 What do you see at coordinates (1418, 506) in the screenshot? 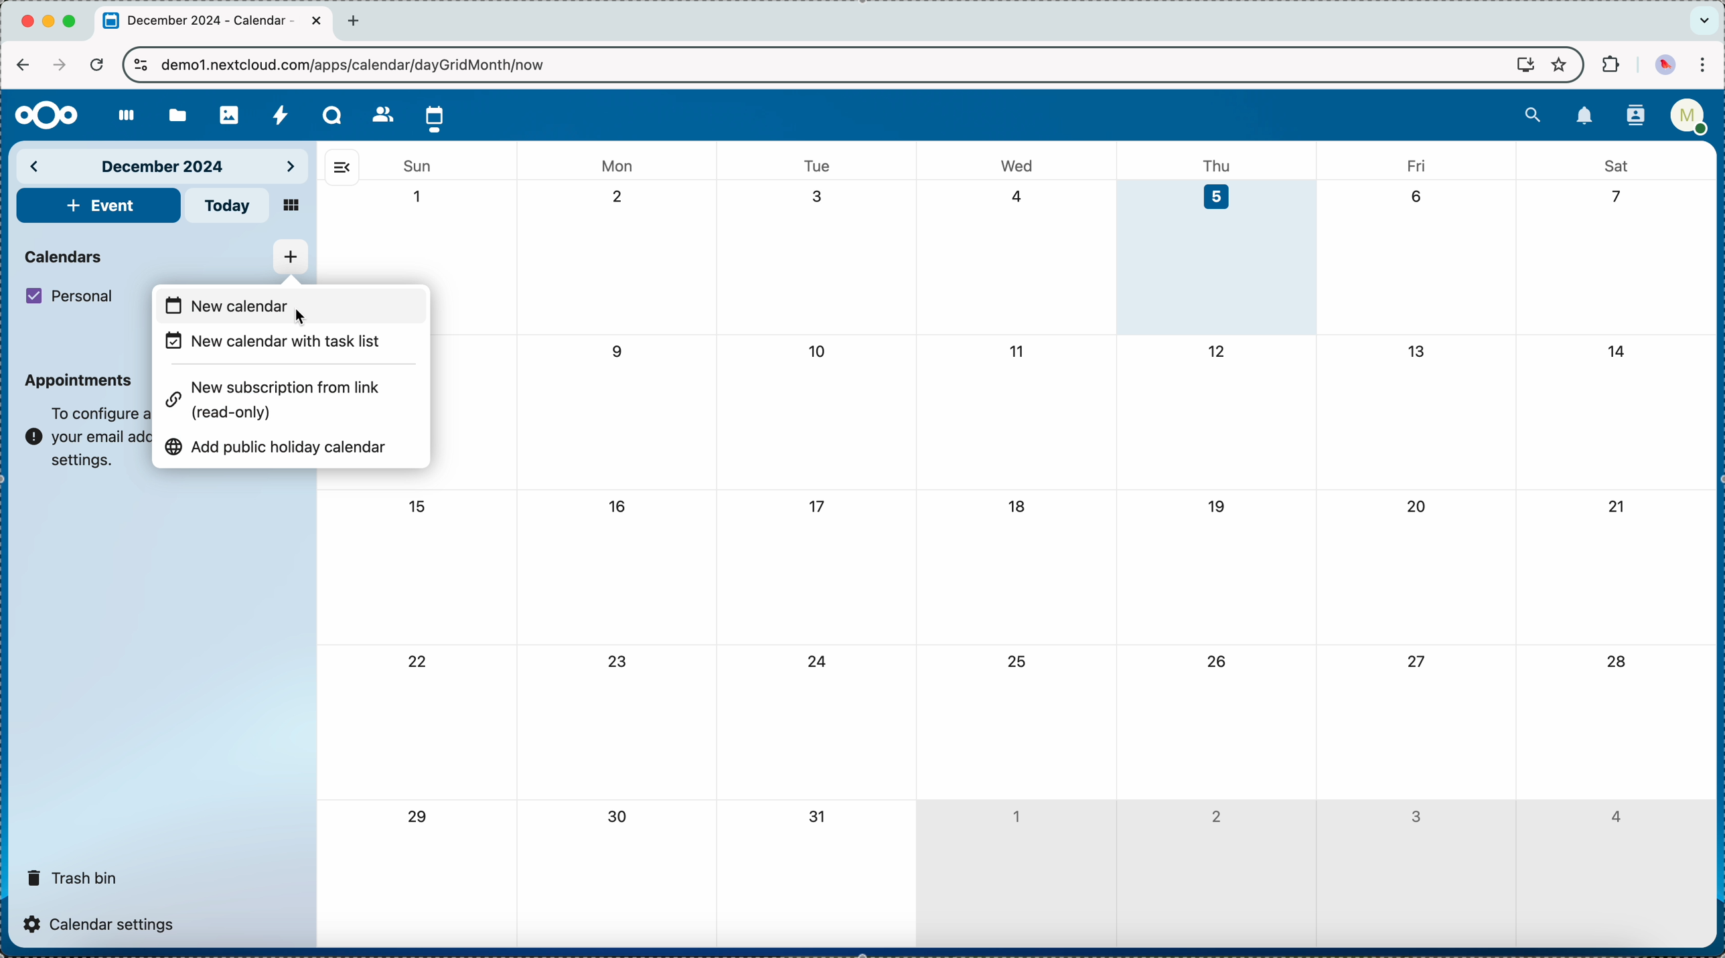
I see `20` at bounding box center [1418, 506].